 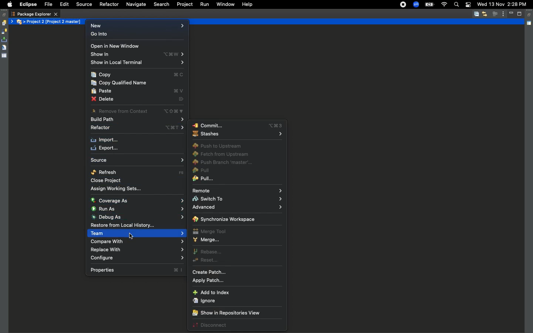 I want to click on Internet, so click(x=444, y=5).